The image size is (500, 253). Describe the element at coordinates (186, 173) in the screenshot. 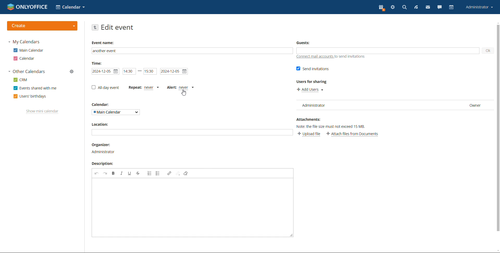

I see `remove format` at that location.